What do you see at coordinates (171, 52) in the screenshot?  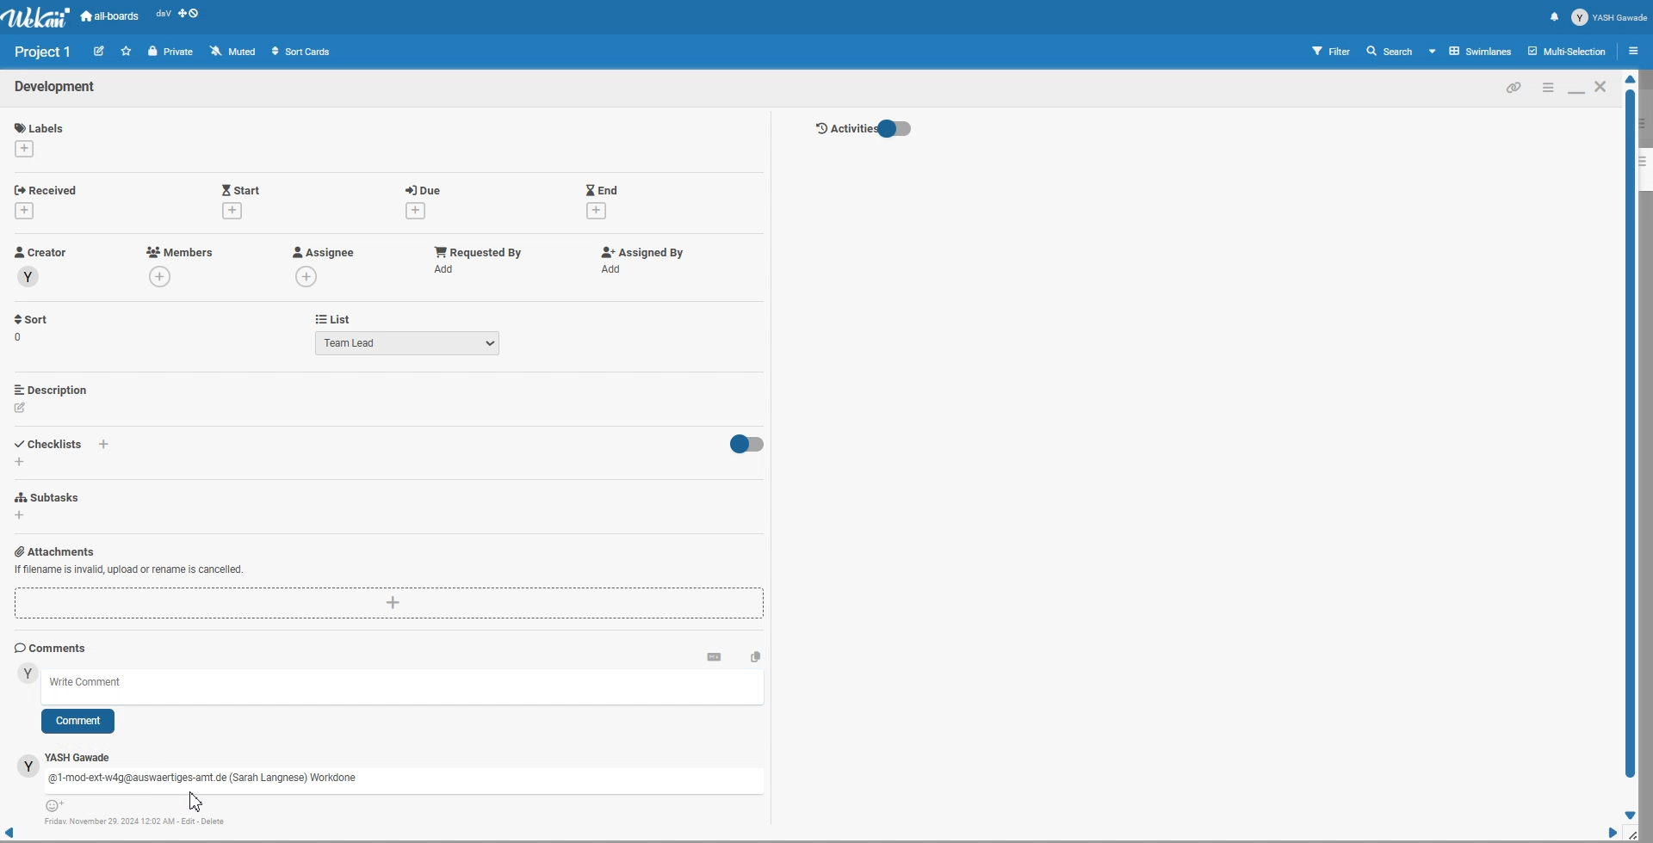 I see `Private` at bounding box center [171, 52].